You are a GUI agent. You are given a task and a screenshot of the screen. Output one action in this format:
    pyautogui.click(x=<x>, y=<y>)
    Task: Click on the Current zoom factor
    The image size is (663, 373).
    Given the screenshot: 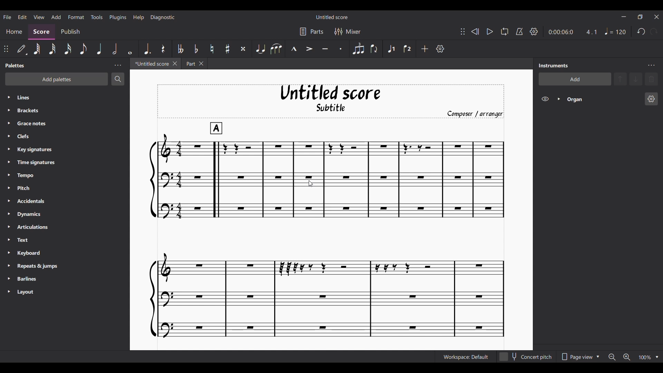 What is the action you would take?
    pyautogui.click(x=645, y=357)
    